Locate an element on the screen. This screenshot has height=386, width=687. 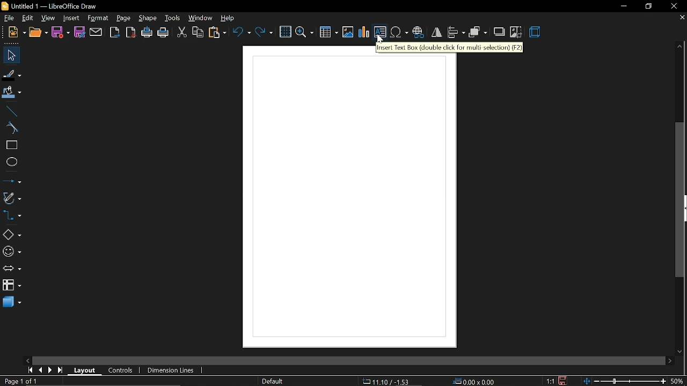
save is located at coordinates (561, 380).